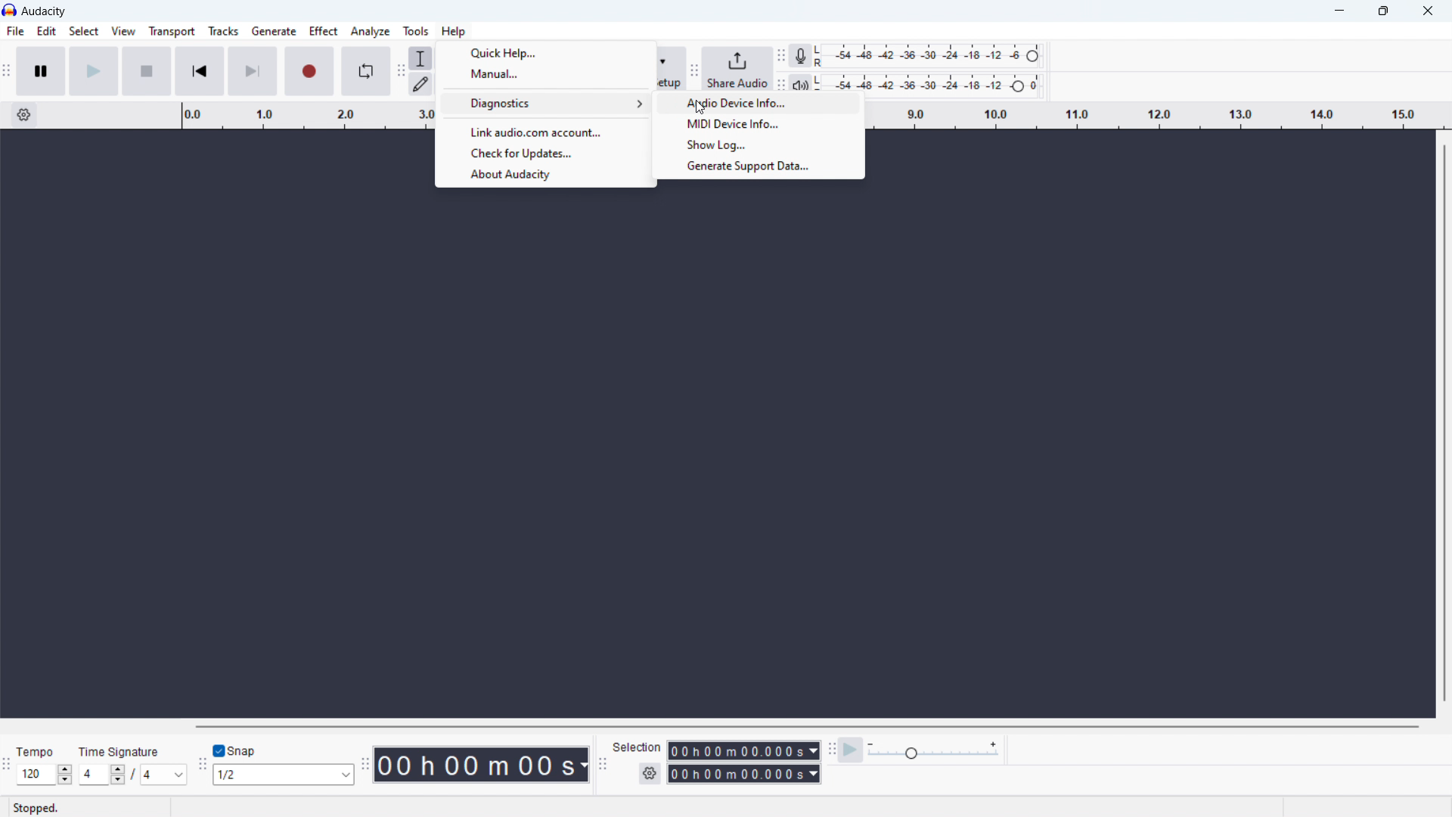 This screenshot has height=817, width=1452. What do you see at coordinates (780, 57) in the screenshot?
I see `recording meter toolbar` at bounding box center [780, 57].